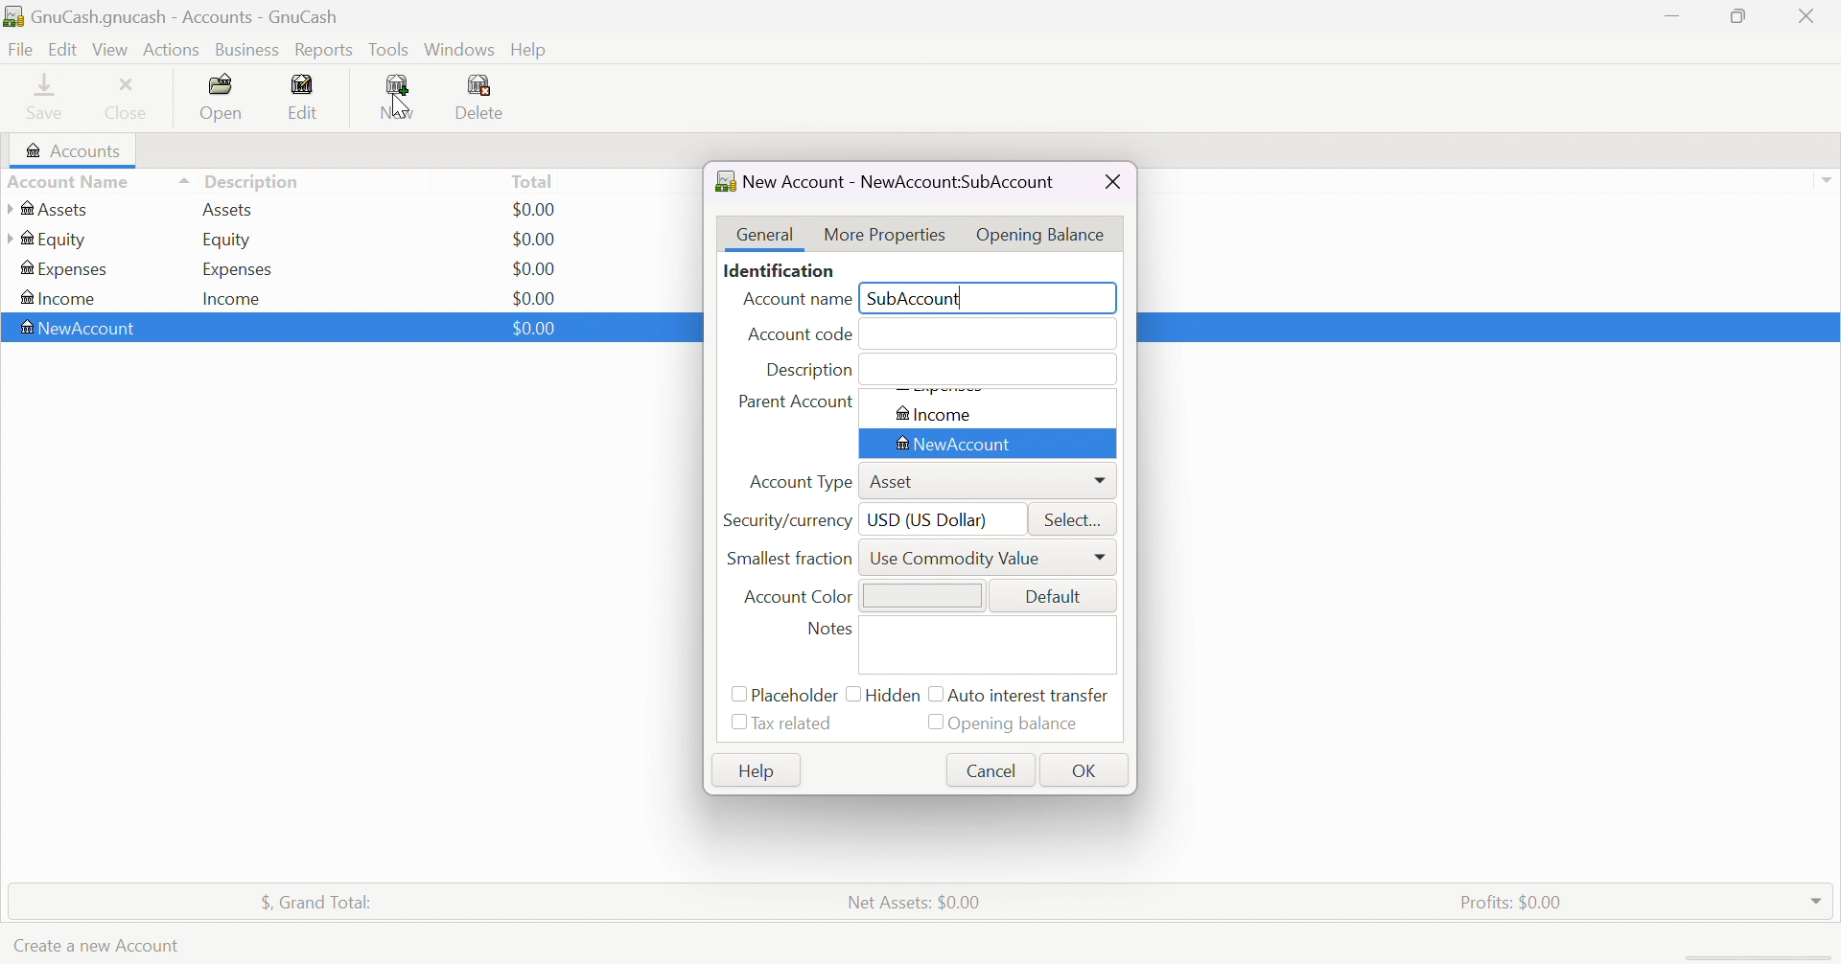  Describe the element at coordinates (801, 483) in the screenshot. I see `Account Type` at that location.